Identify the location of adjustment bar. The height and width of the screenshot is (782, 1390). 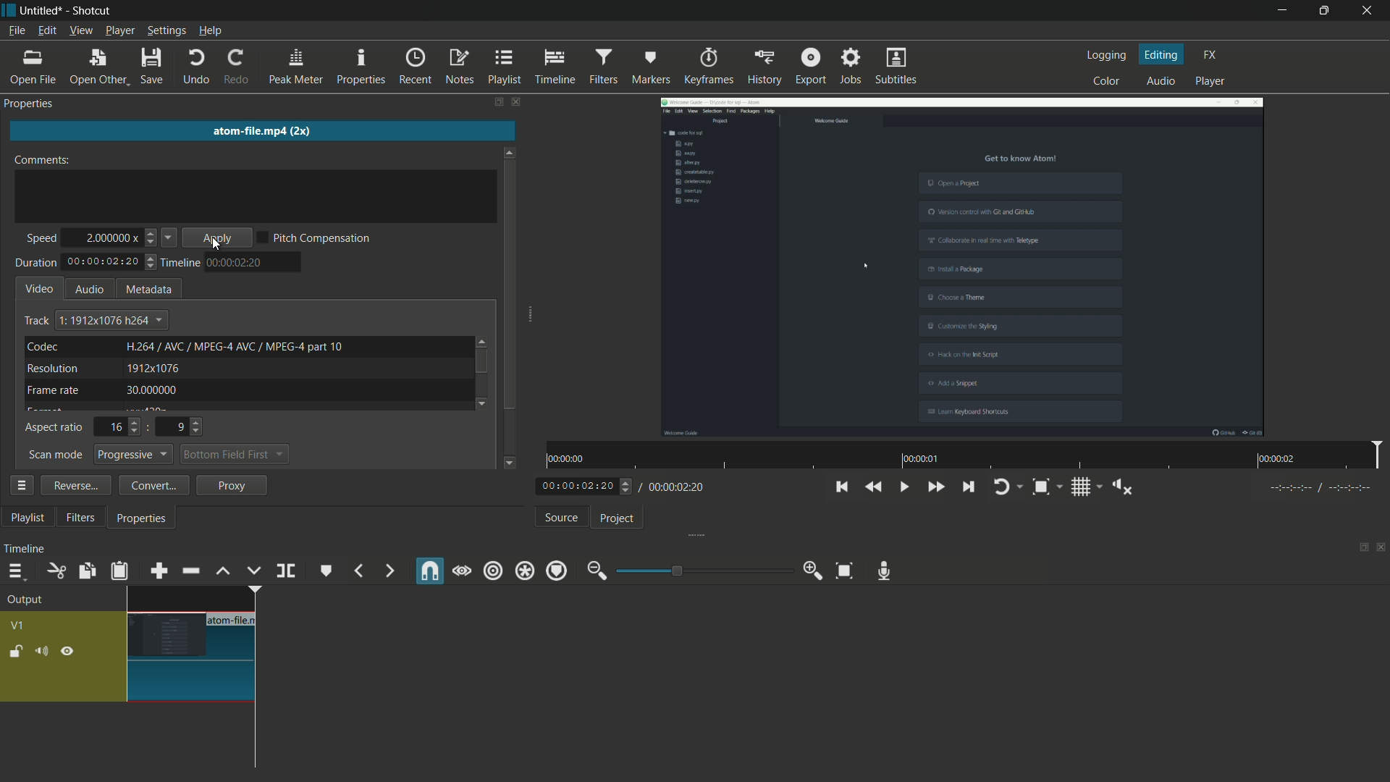
(703, 569).